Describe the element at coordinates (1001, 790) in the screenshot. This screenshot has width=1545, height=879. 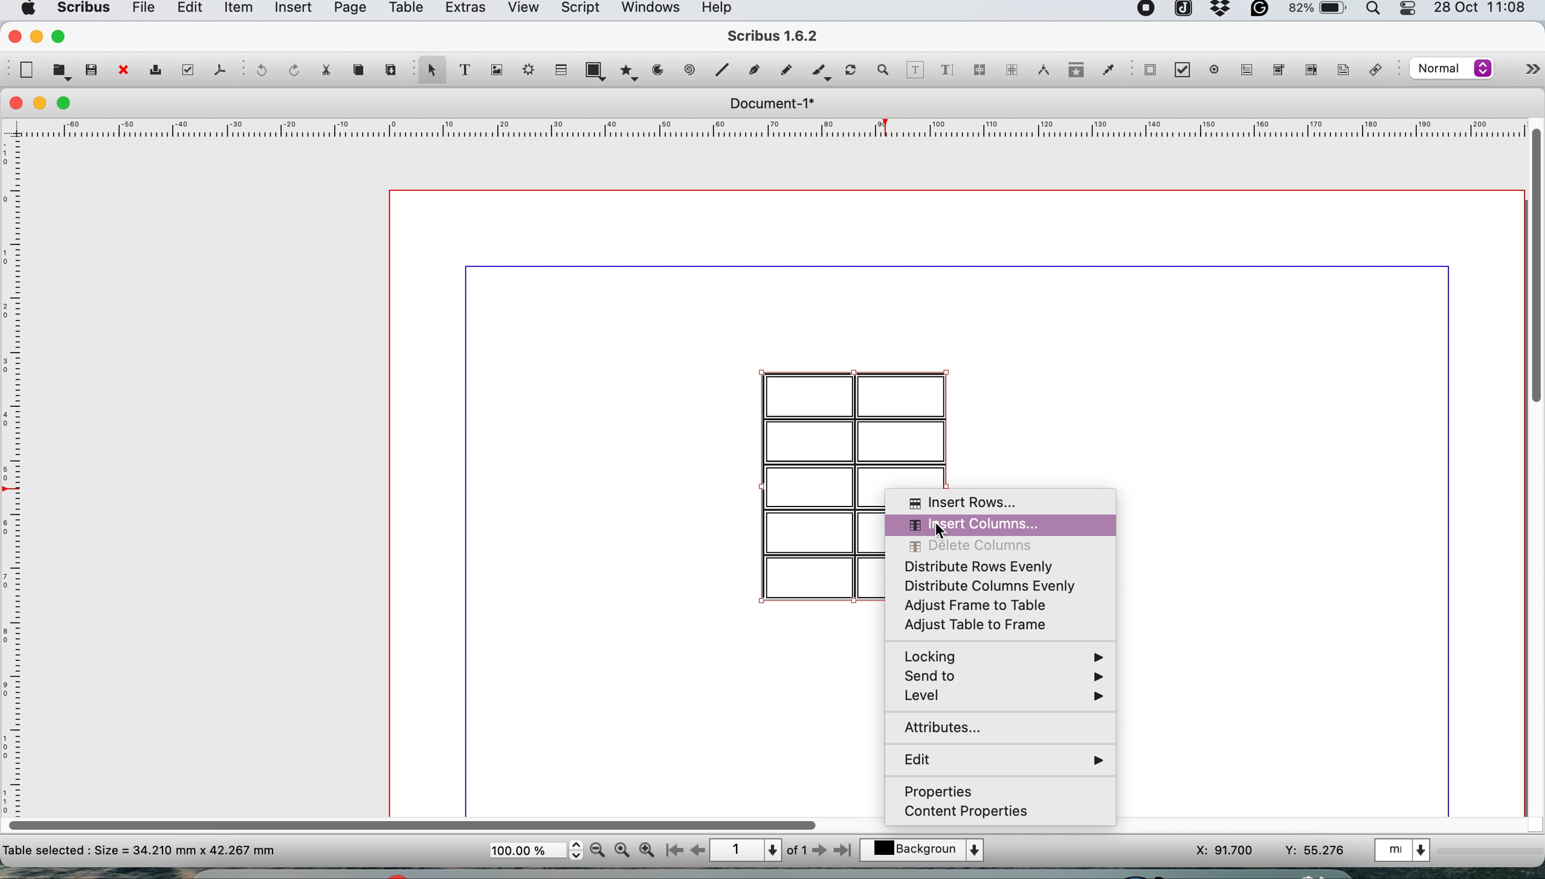
I see `properties` at that location.